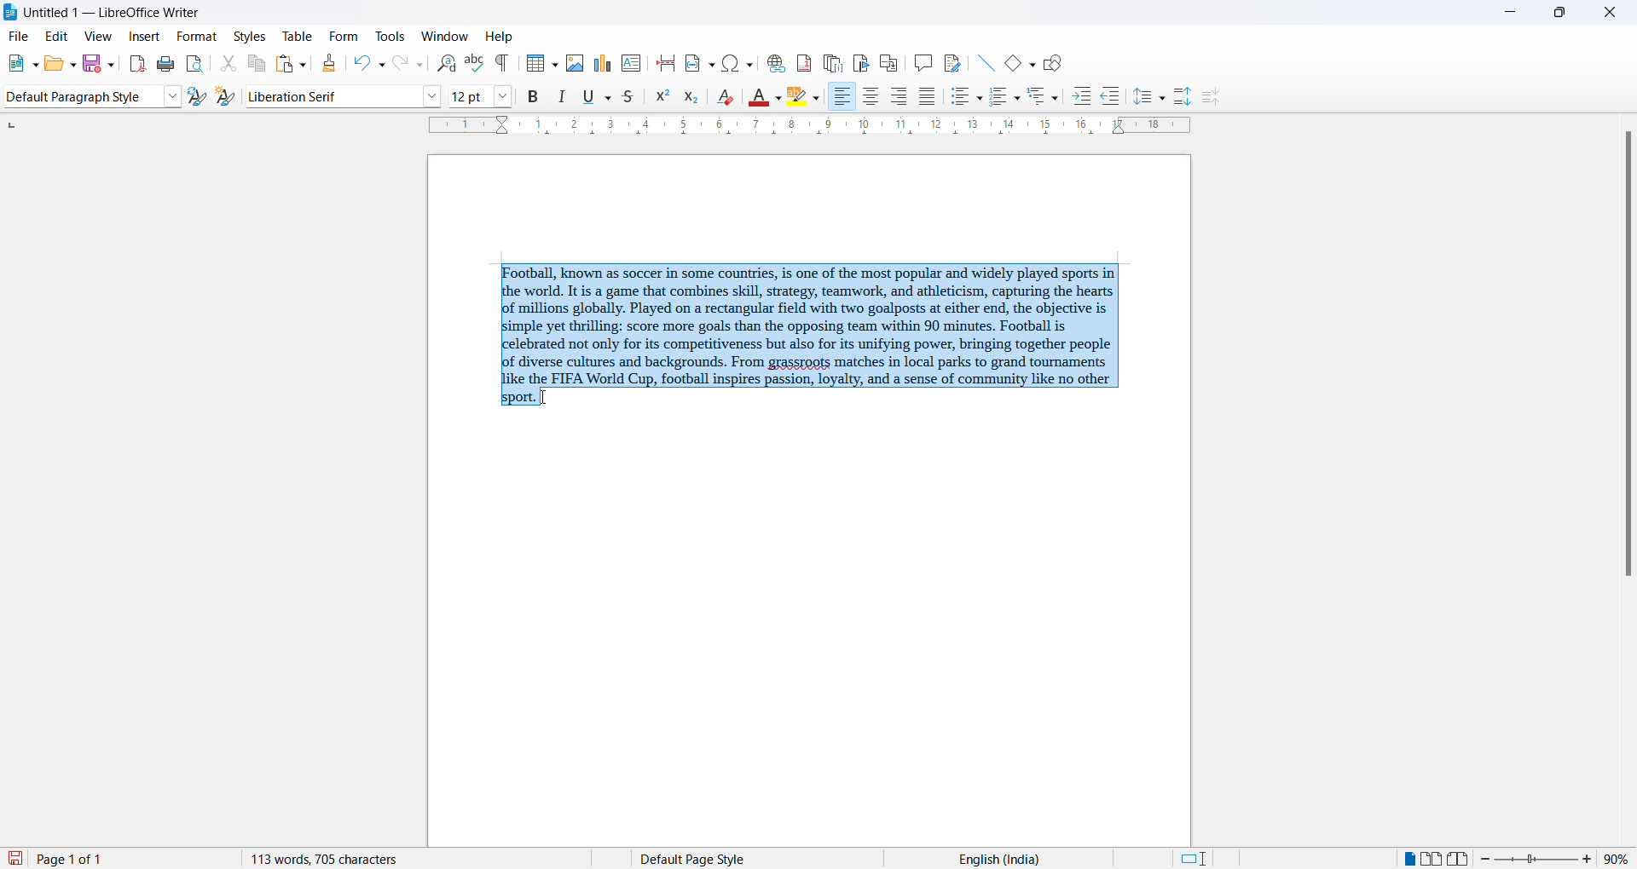  What do you see at coordinates (367, 859) in the screenshot?
I see `word and character count` at bounding box center [367, 859].